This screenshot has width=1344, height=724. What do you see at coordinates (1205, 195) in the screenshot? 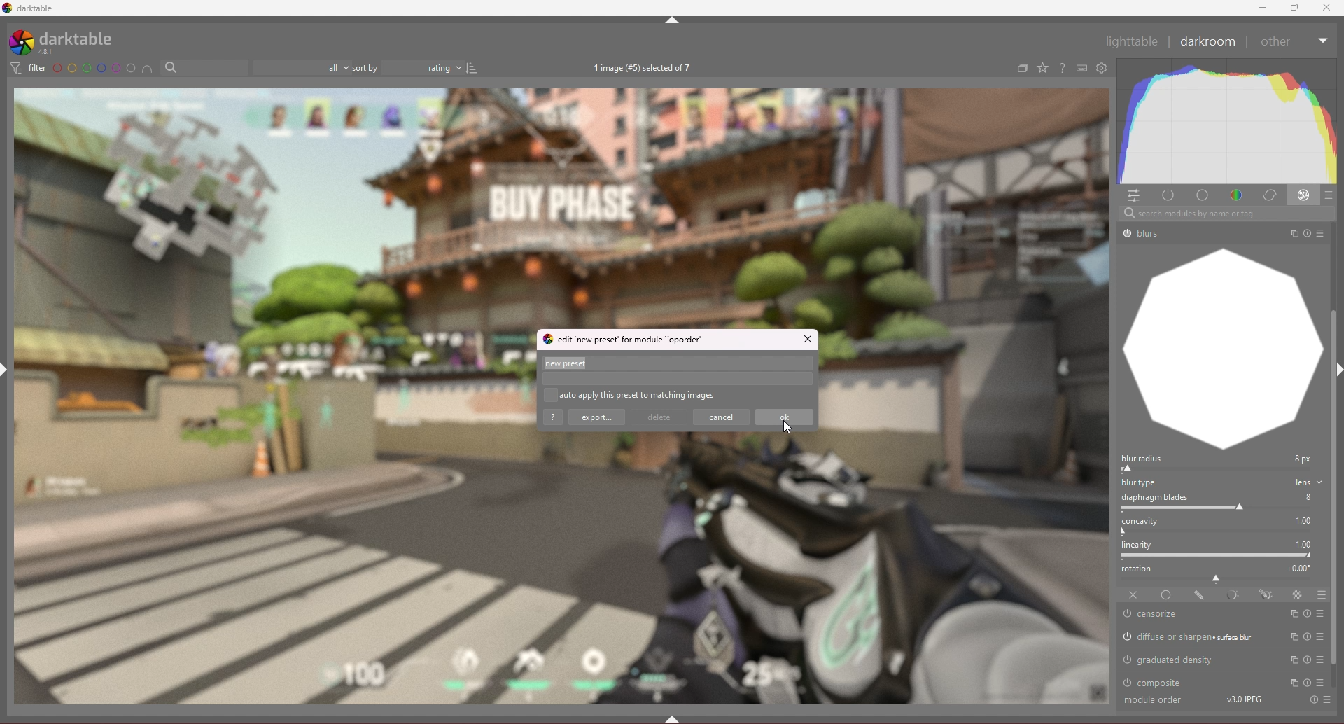
I see `base` at bounding box center [1205, 195].